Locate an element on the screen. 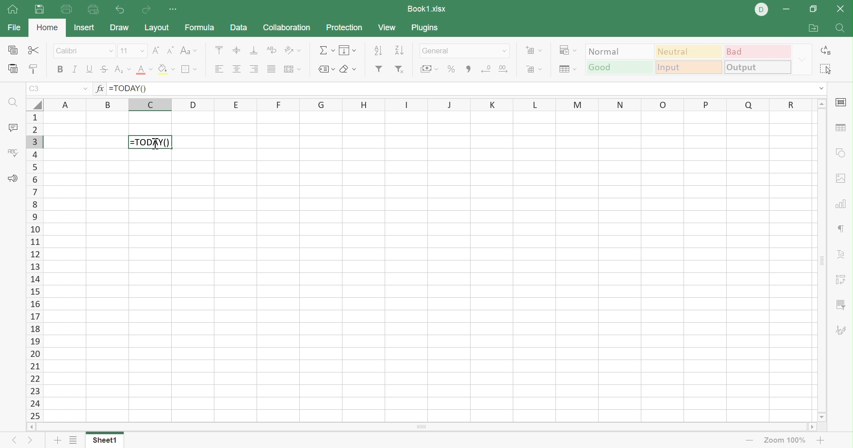  File is located at coordinates (13, 28).